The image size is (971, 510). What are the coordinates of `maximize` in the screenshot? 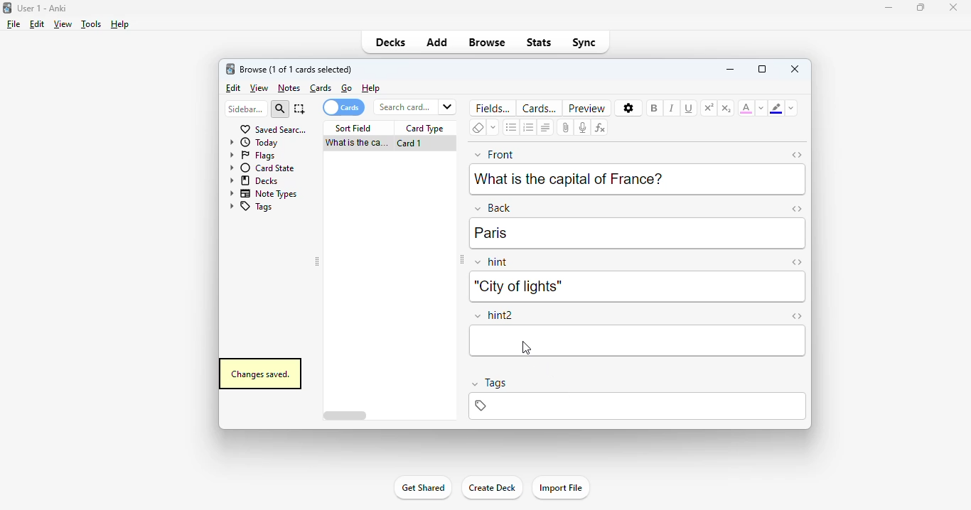 It's located at (762, 69).